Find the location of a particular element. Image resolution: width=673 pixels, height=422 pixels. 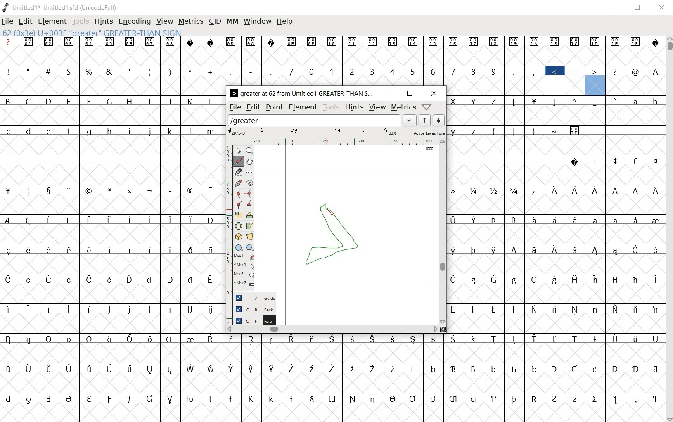

mse1 mse1 mse2 mse2 is located at coordinates (244, 270).